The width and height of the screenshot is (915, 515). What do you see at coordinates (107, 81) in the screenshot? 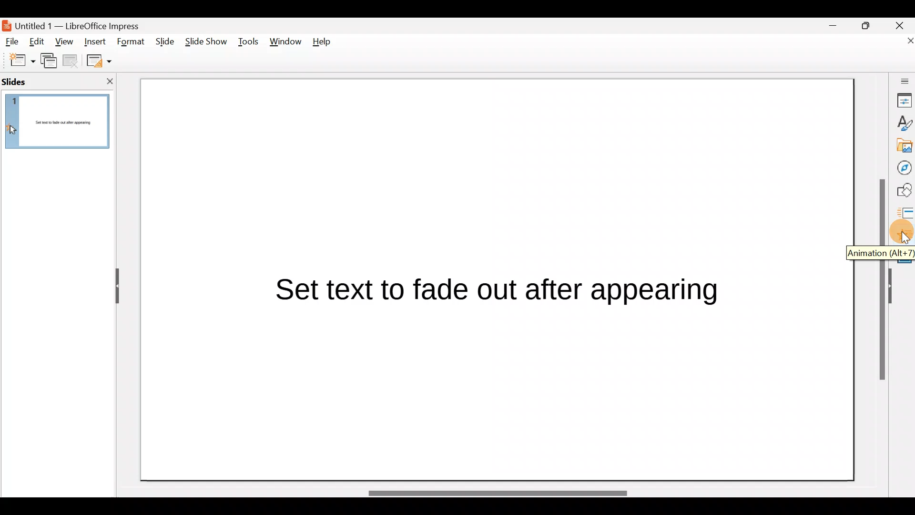
I see `Close slide pane` at bounding box center [107, 81].